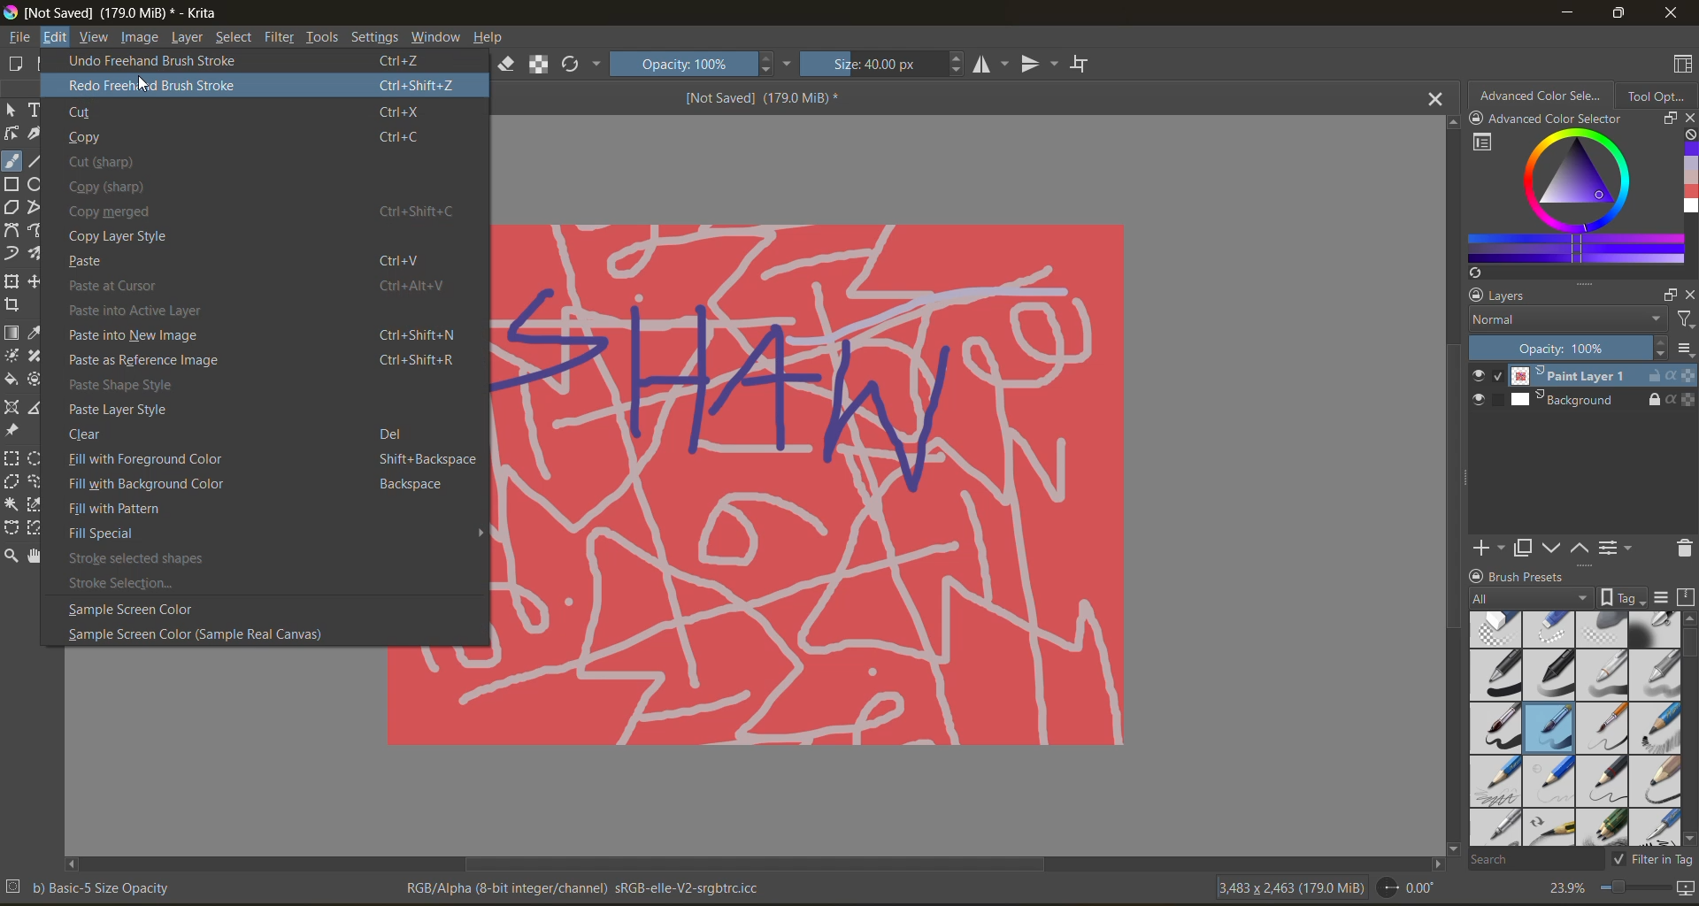 The height and width of the screenshot is (906, 1699). What do you see at coordinates (1040, 64) in the screenshot?
I see `vertical flip` at bounding box center [1040, 64].